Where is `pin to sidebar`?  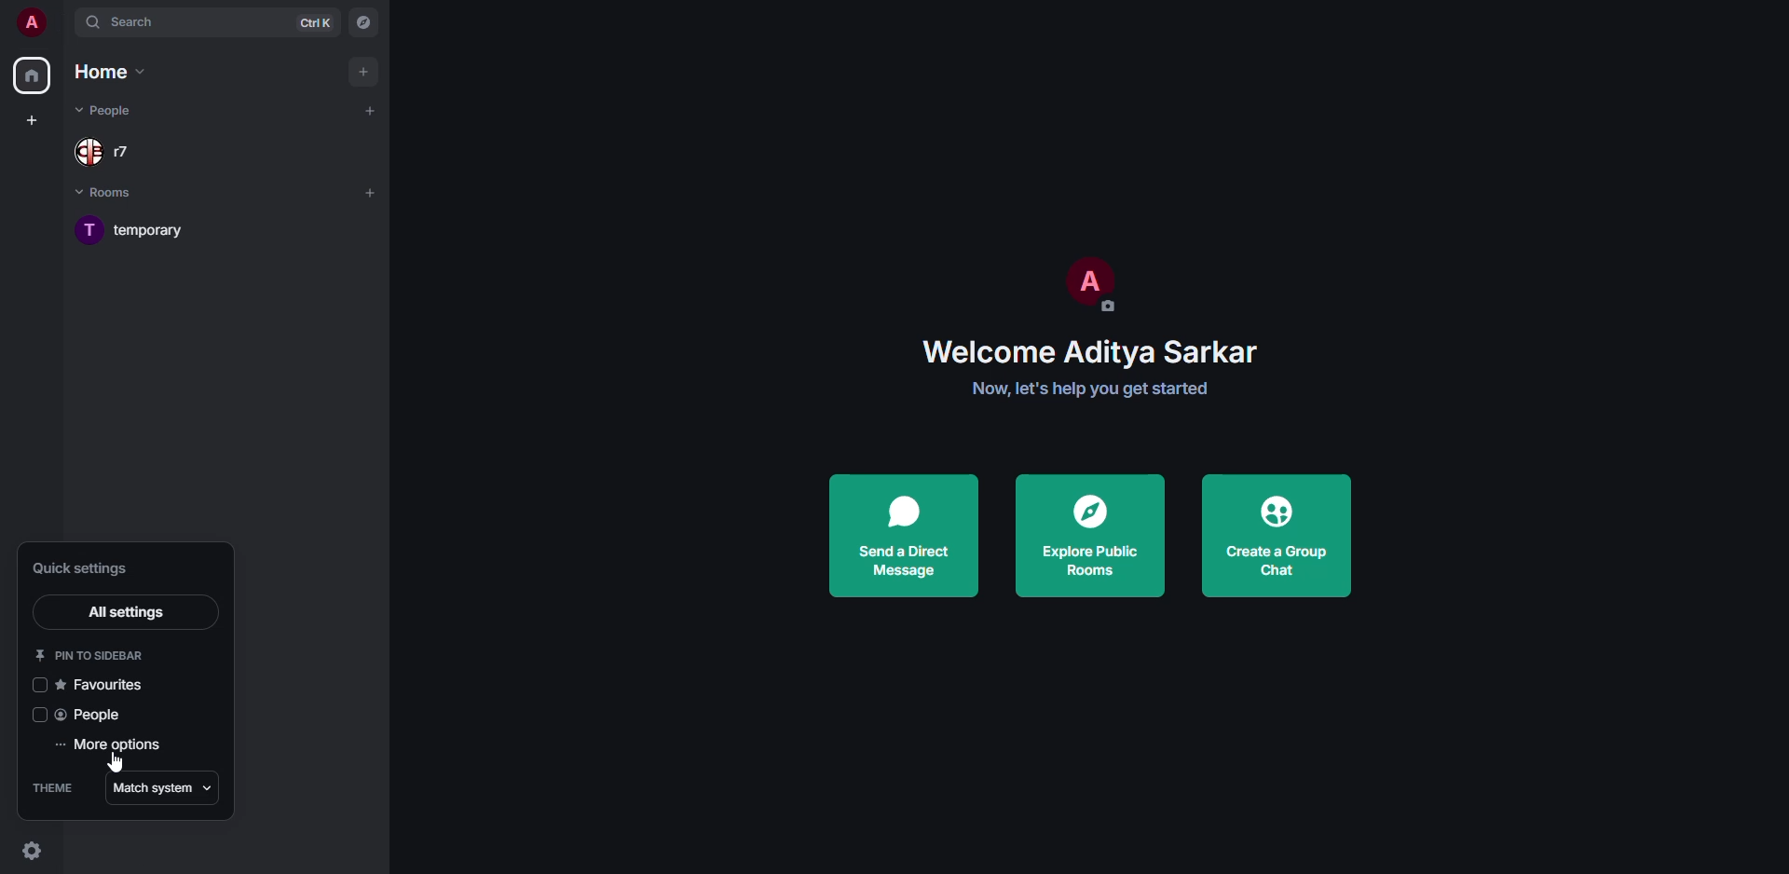 pin to sidebar is located at coordinates (95, 652).